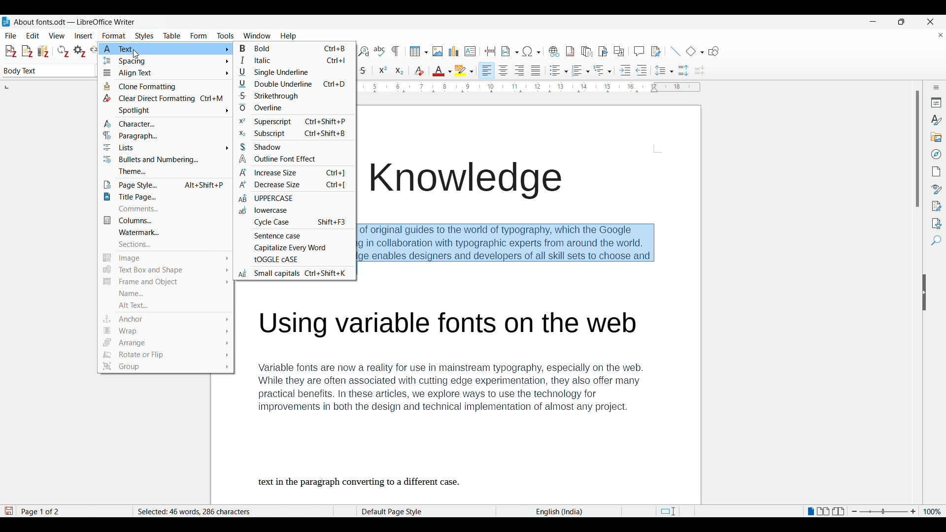 The width and height of the screenshot is (946, 532). Describe the element at coordinates (28, 52) in the screenshot. I see `Add note` at that location.